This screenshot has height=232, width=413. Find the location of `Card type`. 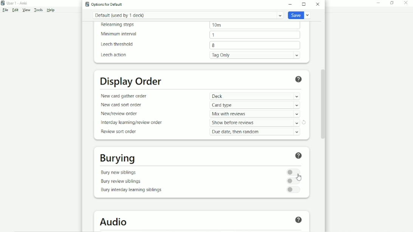

Card type is located at coordinates (256, 105).